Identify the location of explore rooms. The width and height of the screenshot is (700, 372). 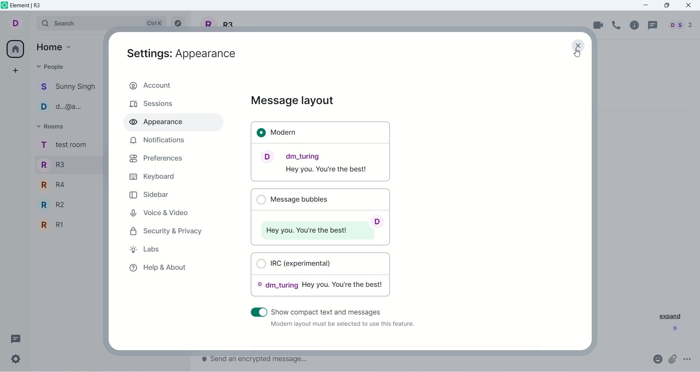
(179, 23).